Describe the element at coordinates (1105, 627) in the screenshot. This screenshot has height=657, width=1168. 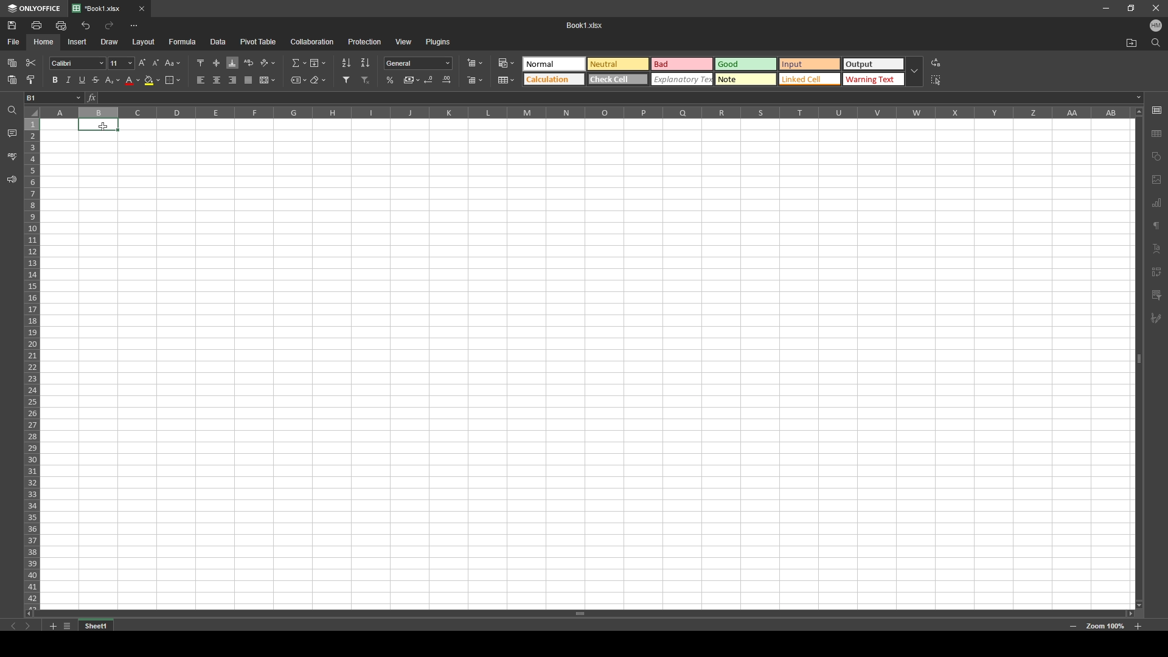
I see `zoom` at that location.